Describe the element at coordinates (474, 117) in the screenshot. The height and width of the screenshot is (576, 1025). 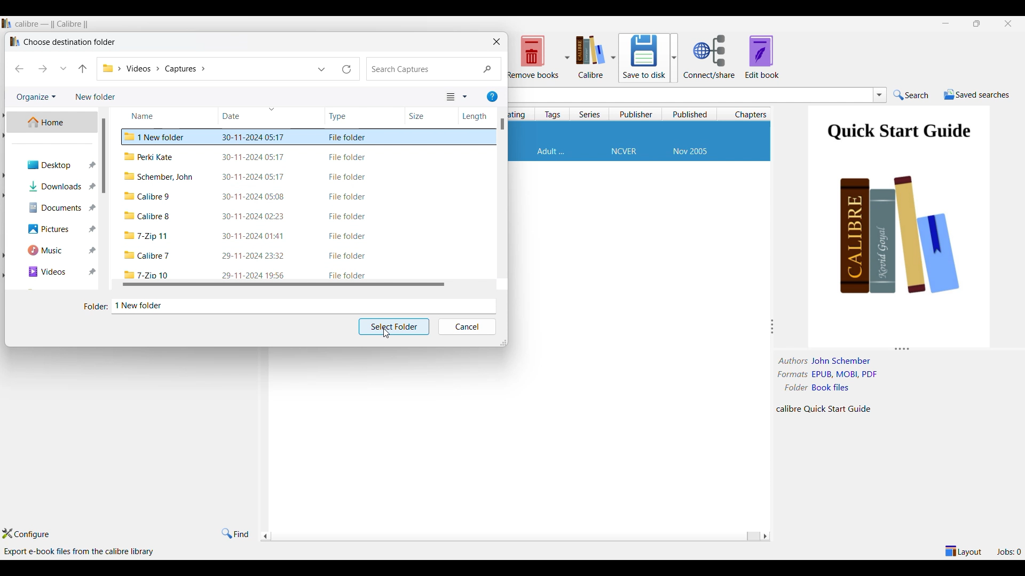
I see `Length column` at that location.